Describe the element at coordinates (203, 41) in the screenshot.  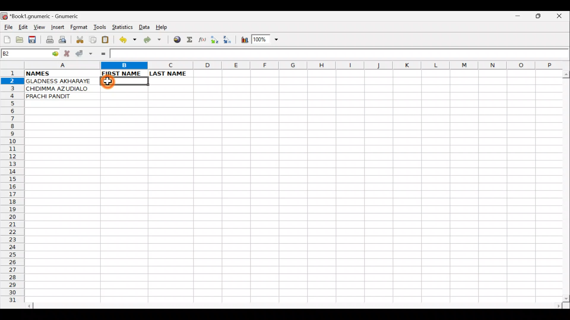
I see `Edit function in the current cell` at that location.